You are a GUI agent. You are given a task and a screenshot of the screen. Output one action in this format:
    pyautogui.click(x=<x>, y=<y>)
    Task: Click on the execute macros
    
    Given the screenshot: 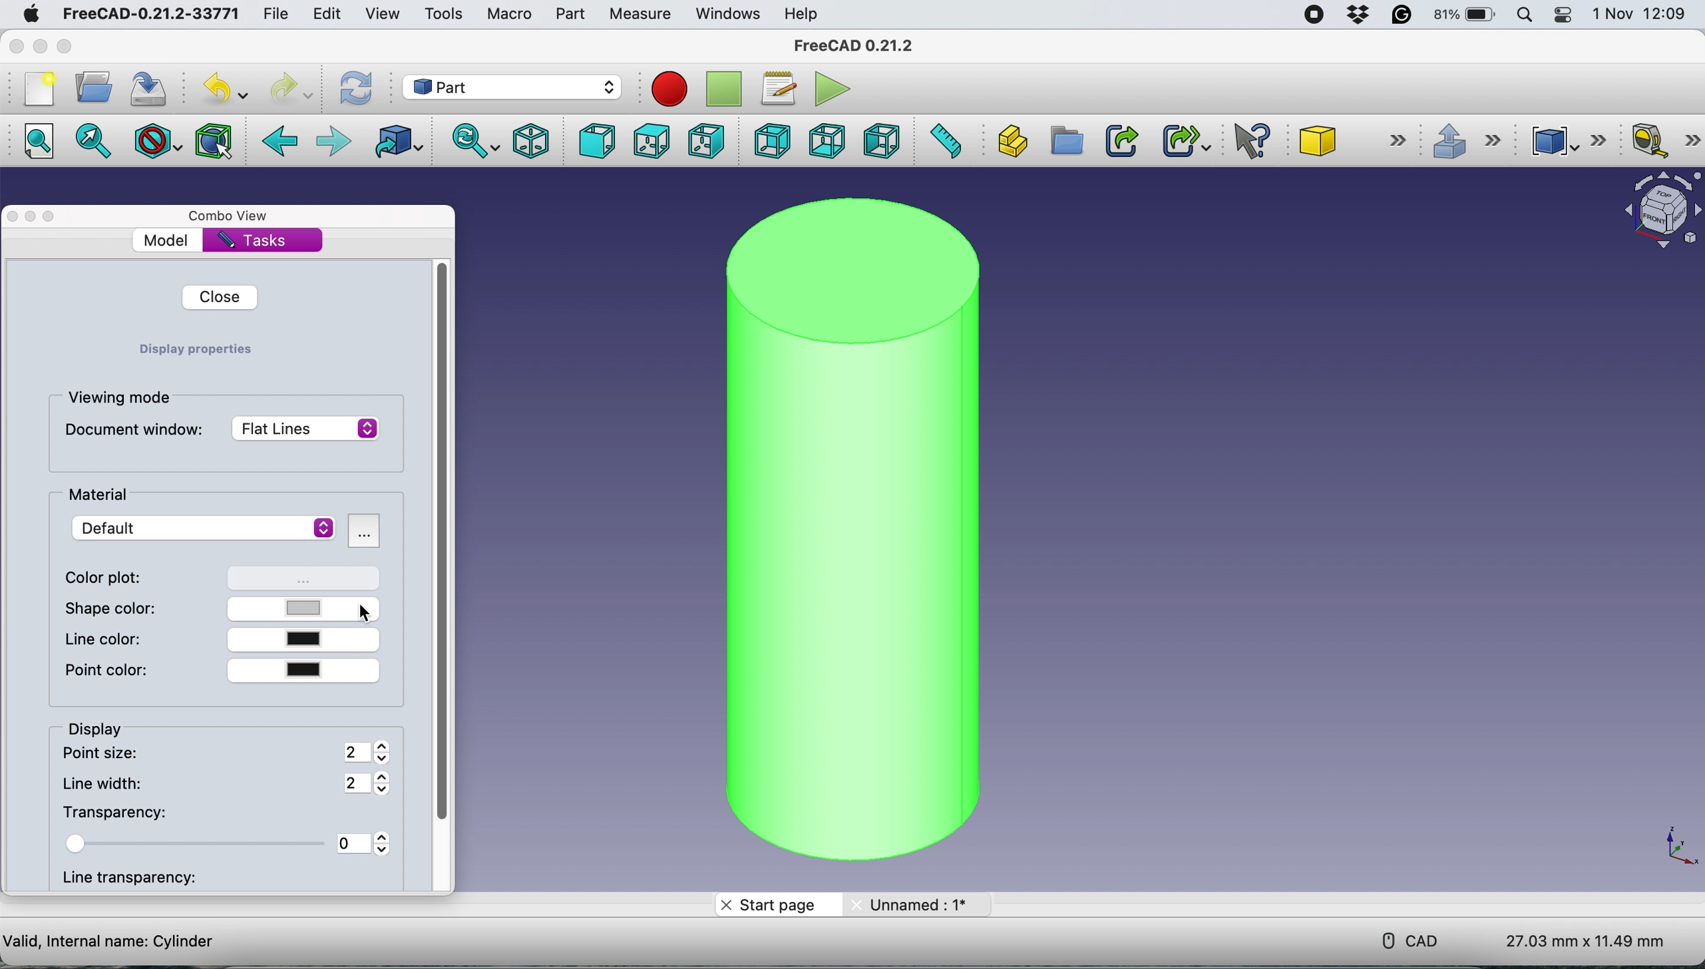 What is the action you would take?
    pyautogui.click(x=827, y=87)
    